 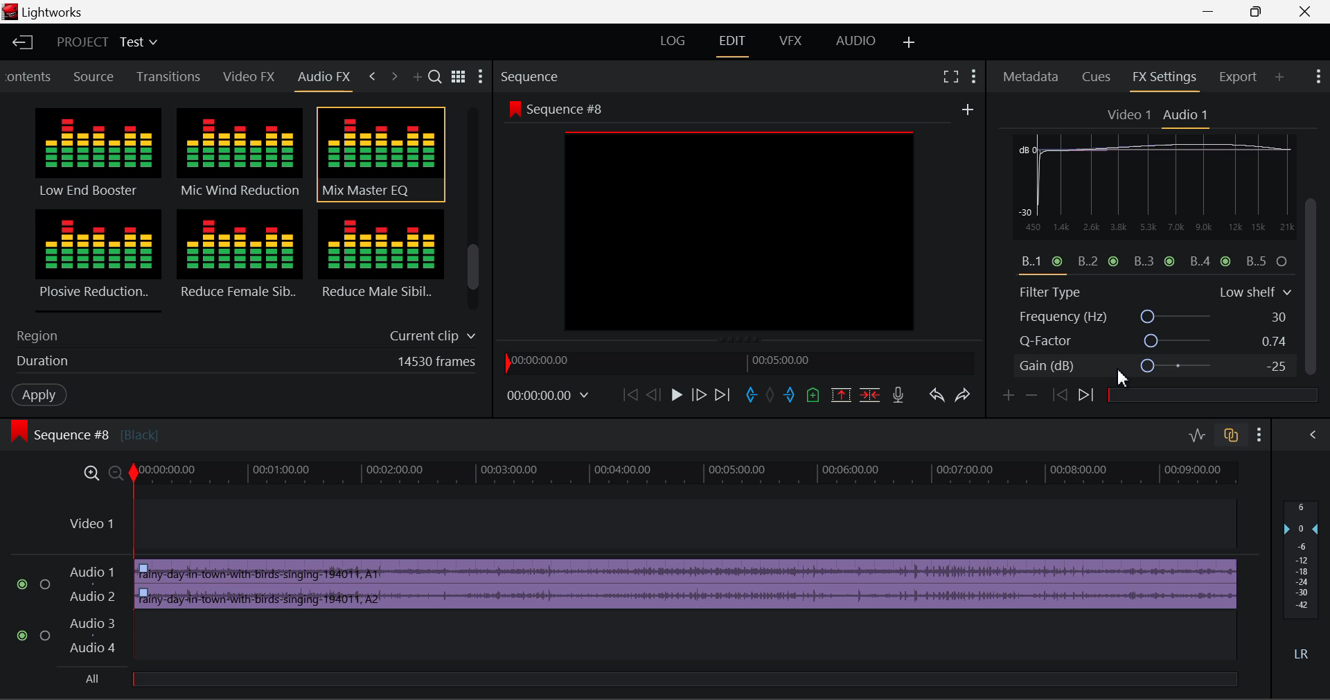 What do you see at coordinates (726, 396) in the screenshot?
I see `To End` at bounding box center [726, 396].